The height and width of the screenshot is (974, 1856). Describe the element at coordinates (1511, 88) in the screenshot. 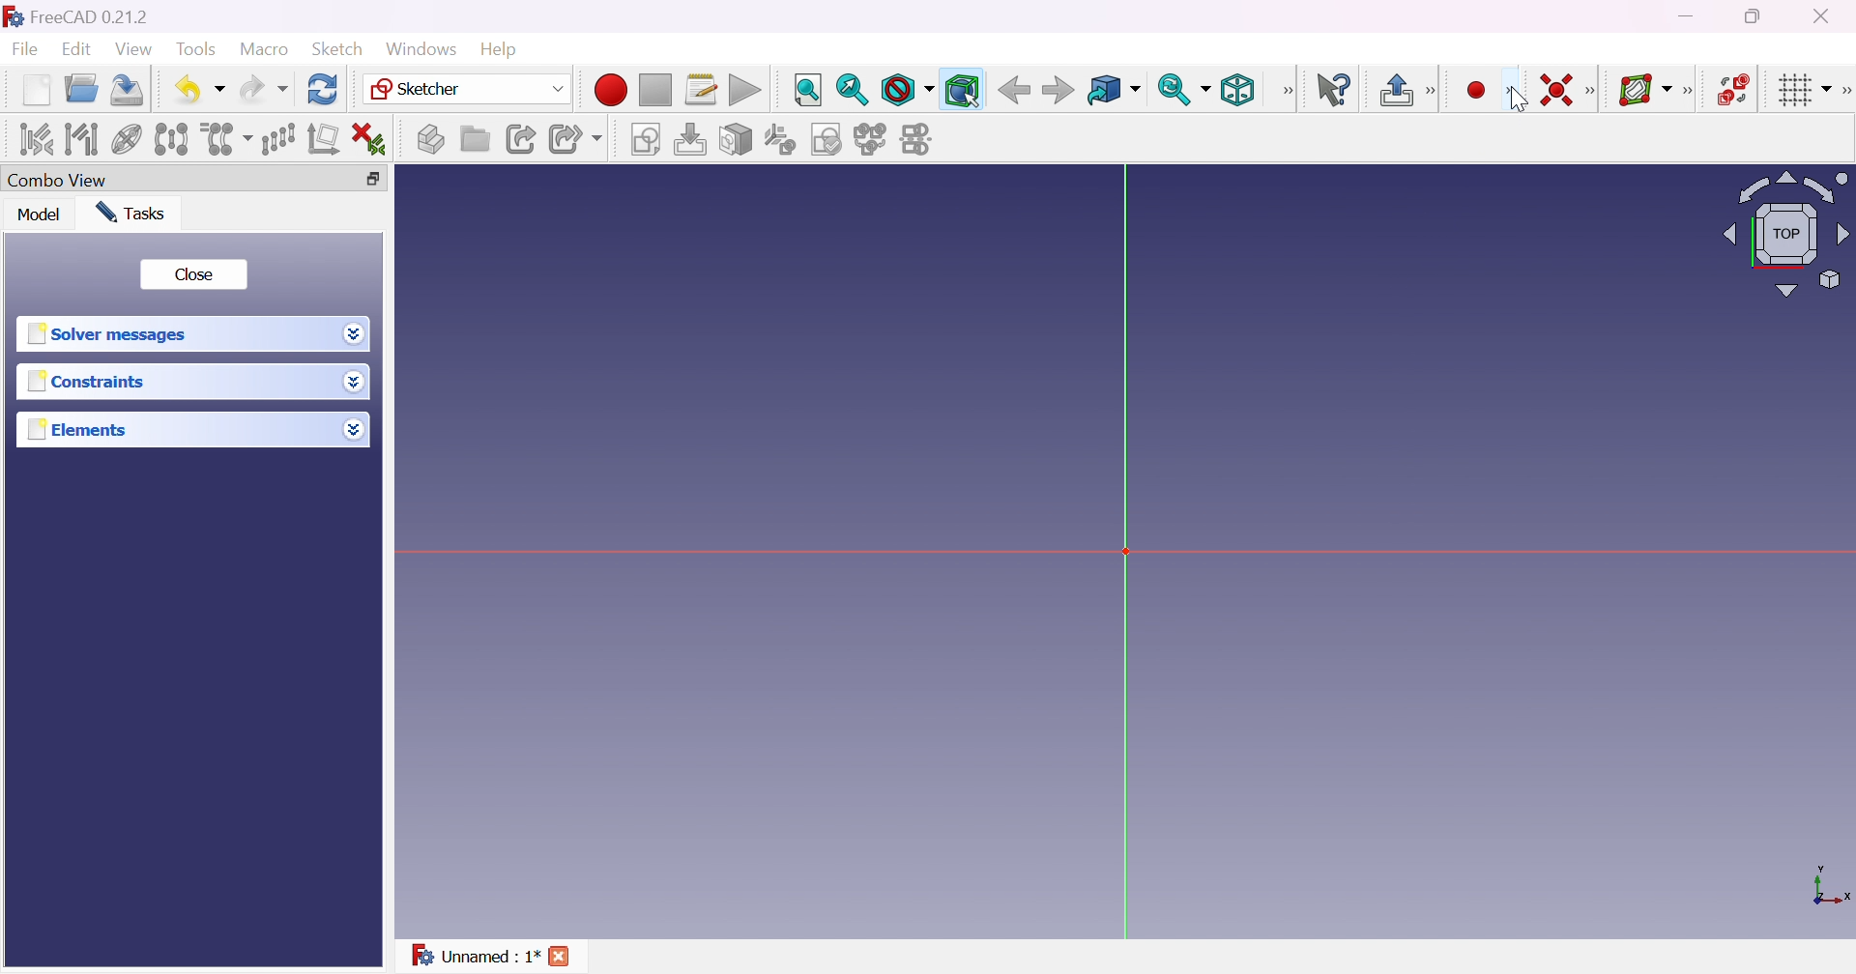

I see `[Sketcher geometrics]` at that location.